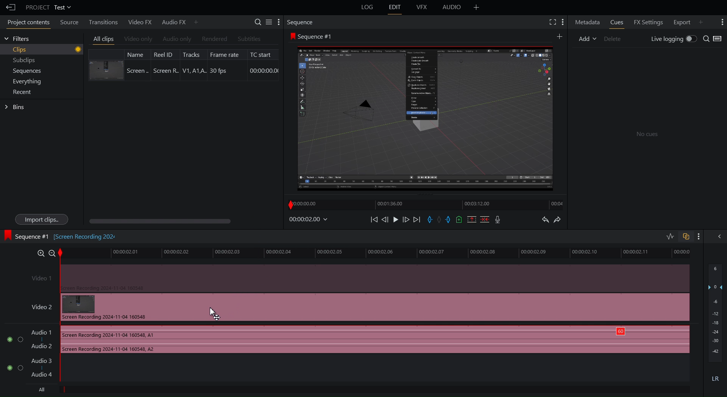  What do you see at coordinates (704, 21) in the screenshot?
I see `More` at bounding box center [704, 21].